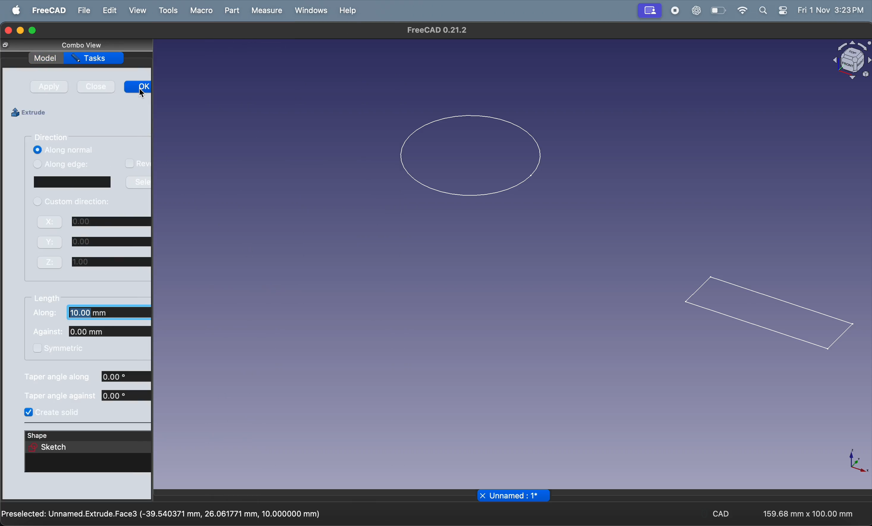  Describe the element at coordinates (784, 11) in the screenshot. I see `settings` at that location.